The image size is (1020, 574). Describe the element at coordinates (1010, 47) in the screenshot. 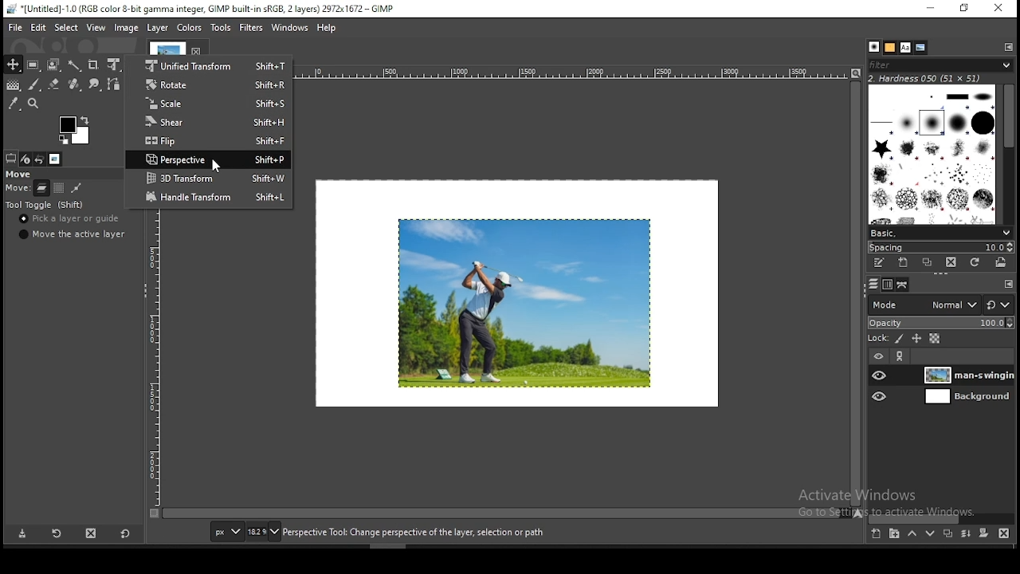

I see `configure this tab` at that location.